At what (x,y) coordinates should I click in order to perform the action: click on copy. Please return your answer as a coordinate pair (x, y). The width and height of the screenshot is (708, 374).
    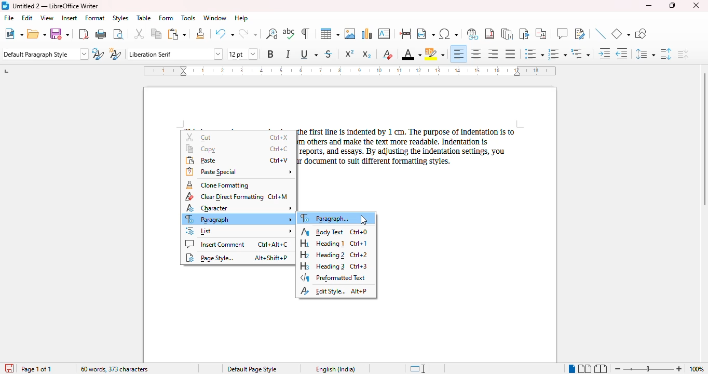
    Looking at the image, I should click on (157, 34).